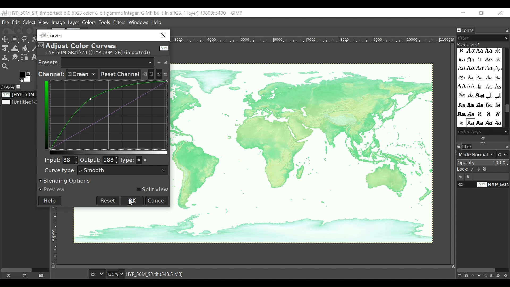  What do you see at coordinates (10, 275) in the screenshot?
I see `Raise this image display` at bounding box center [10, 275].